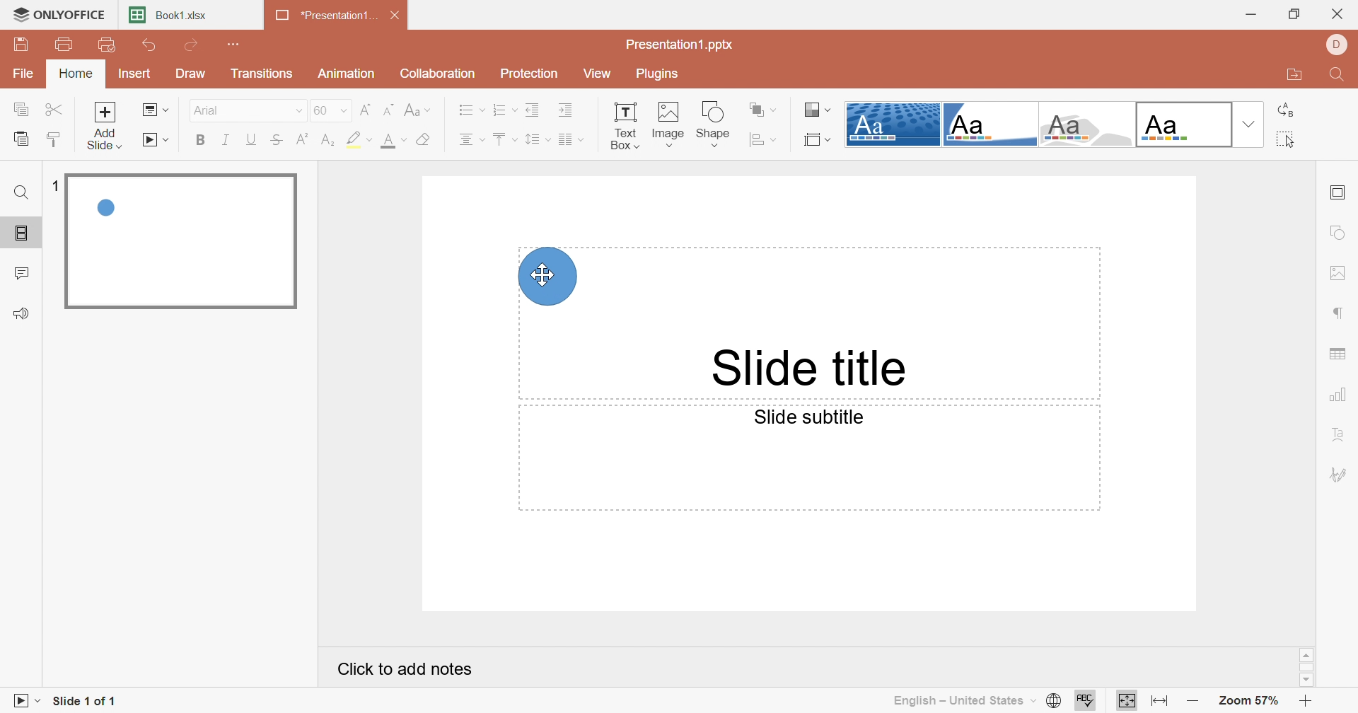 This screenshot has width=1358, height=713. I want to click on Dotted, so click(892, 124).